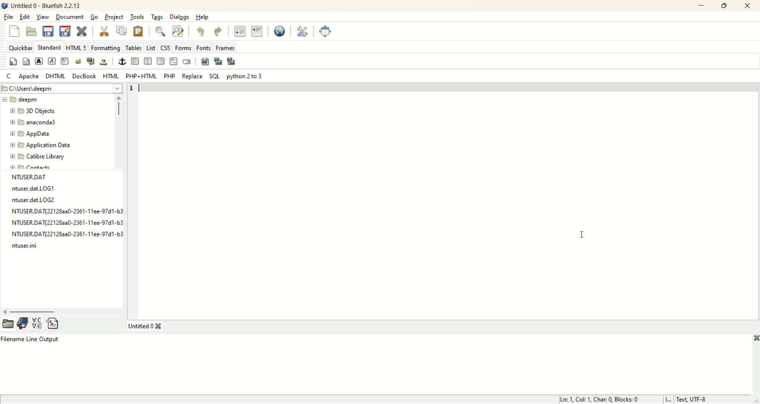 Image resolution: width=760 pixels, height=404 pixels. Describe the element at coordinates (226, 48) in the screenshot. I see `frames` at that location.